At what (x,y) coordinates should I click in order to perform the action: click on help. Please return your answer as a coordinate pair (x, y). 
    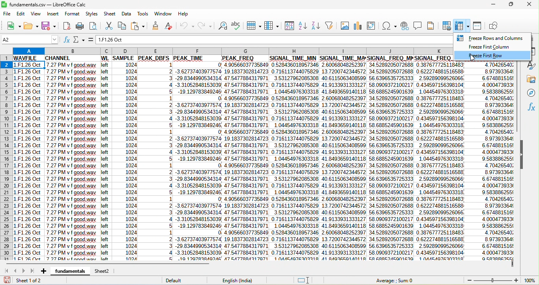
    Looking at the image, I should click on (182, 13).